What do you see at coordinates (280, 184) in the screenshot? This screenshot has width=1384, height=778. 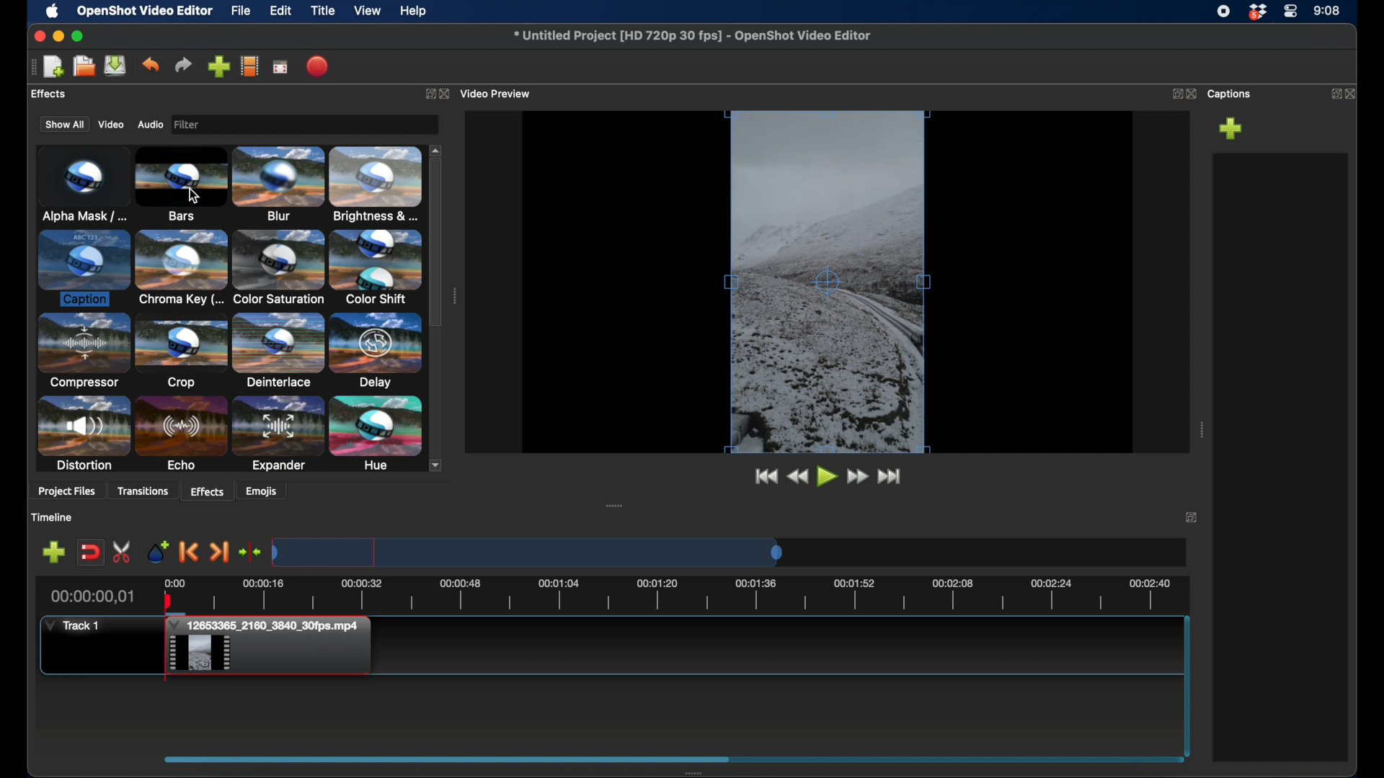 I see `blur` at bounding box center [280, 184].